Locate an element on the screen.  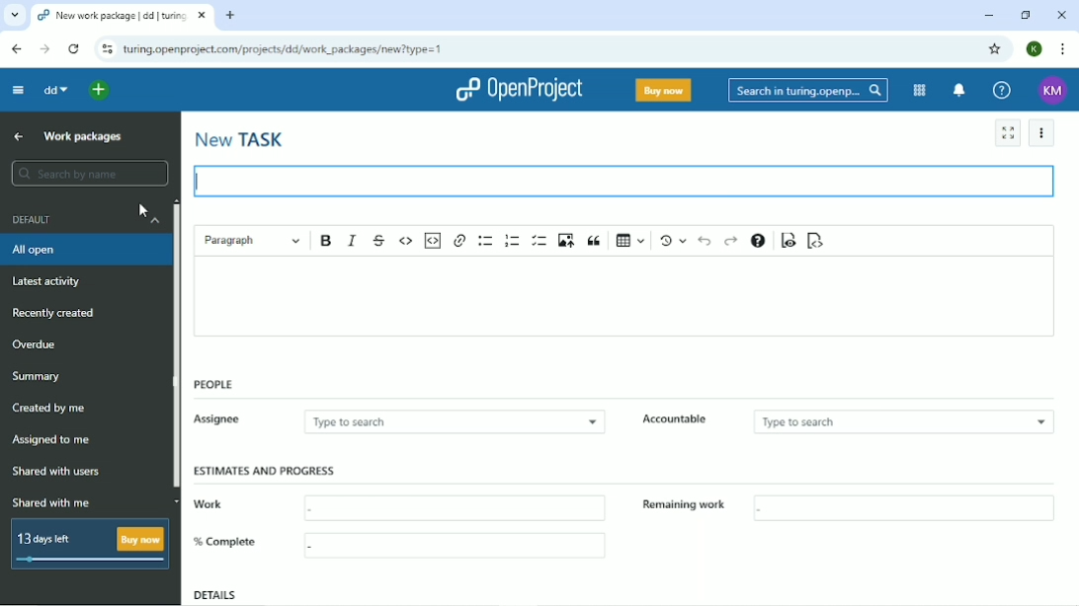
Default is located at coordinates (84, 223).